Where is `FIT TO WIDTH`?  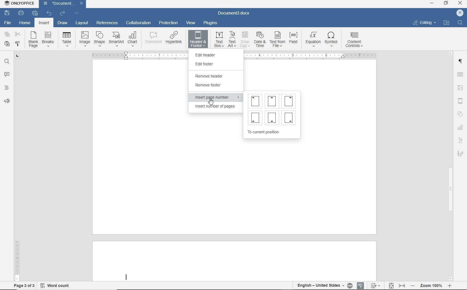 FIT TO WIDTH is located at coordinates (402, 286).